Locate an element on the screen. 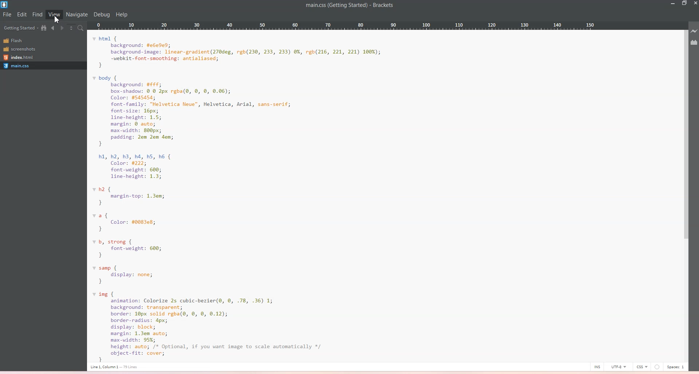 The height and width of the screenshot is (374, 699). Navigate is located at coordinates (77, 14).